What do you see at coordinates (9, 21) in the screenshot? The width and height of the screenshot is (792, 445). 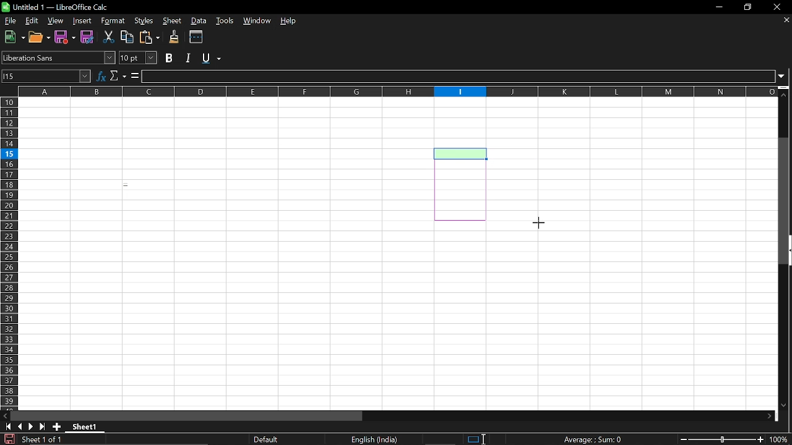 I see `File` at bounding box center [9, 21].